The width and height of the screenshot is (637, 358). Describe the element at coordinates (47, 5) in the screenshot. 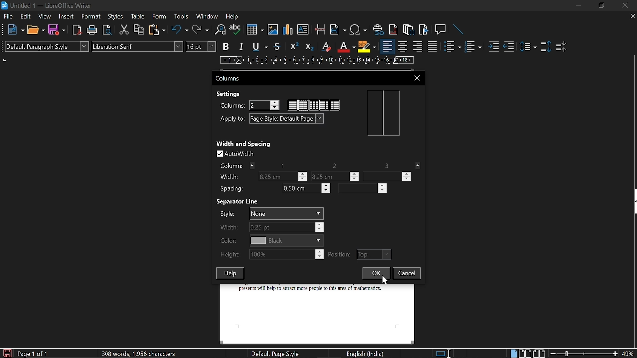

I see `Untitled 1 - LibreOffice Writer` at that location.